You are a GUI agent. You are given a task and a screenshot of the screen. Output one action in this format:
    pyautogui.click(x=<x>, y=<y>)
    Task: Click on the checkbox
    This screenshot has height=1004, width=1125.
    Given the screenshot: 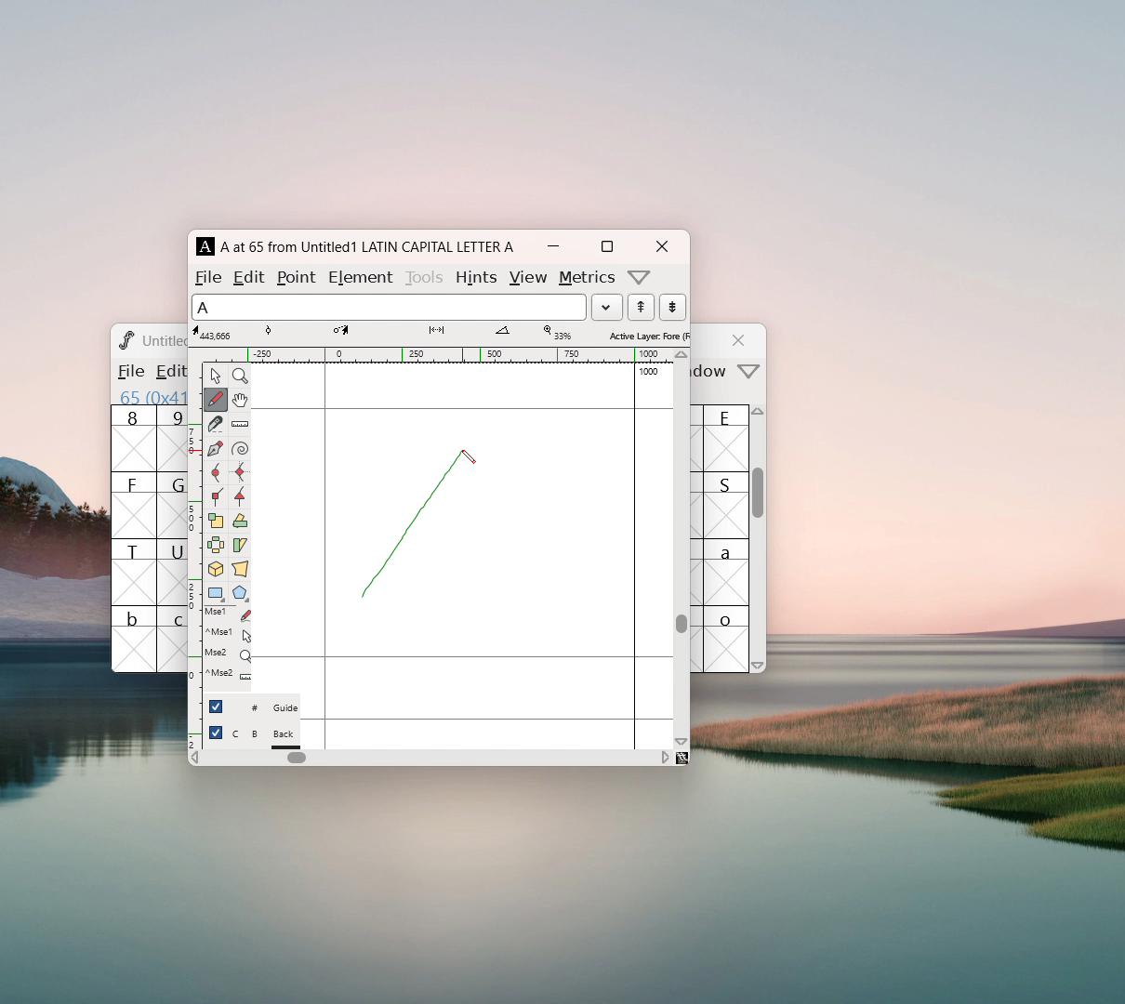 What is the action you would take?
    pyautogui.click(x=216, y=733)
    